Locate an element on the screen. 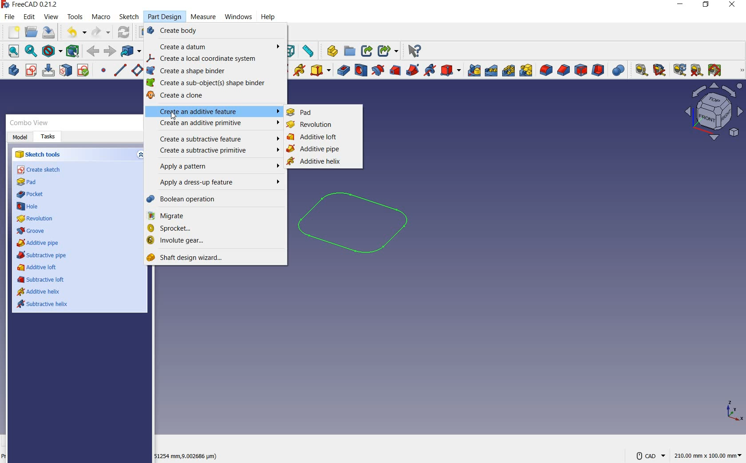 The width and height of the screenshot is (746, 463). redo is located at coordinates (101, 32).